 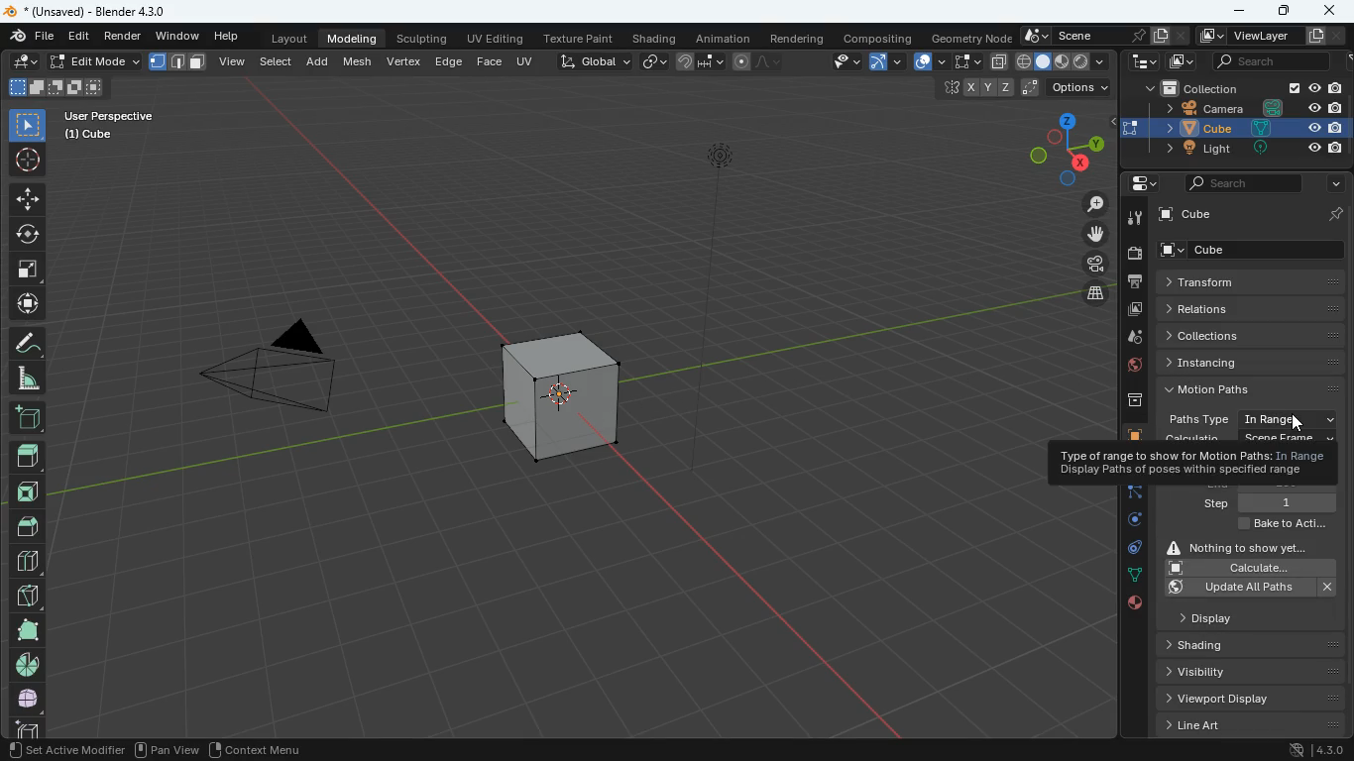 What do you see at coordinates (28, 268) in the screenshot?
I see `fullscreen` at bounding box center [28, 268].